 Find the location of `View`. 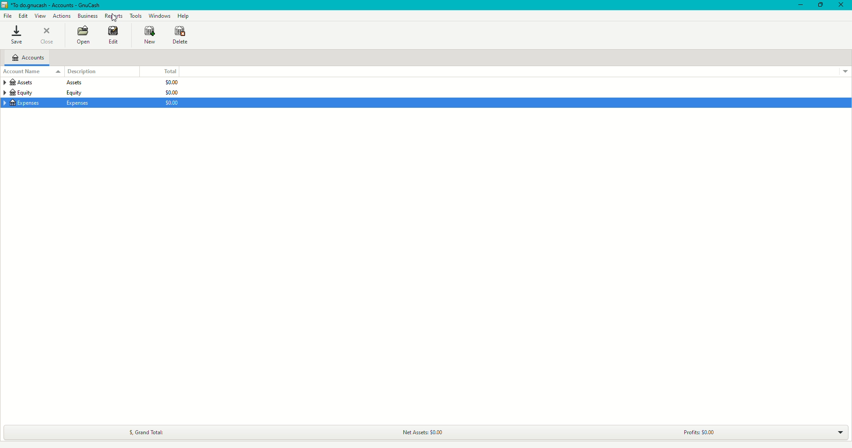

View is located at coordinates (41, 16).